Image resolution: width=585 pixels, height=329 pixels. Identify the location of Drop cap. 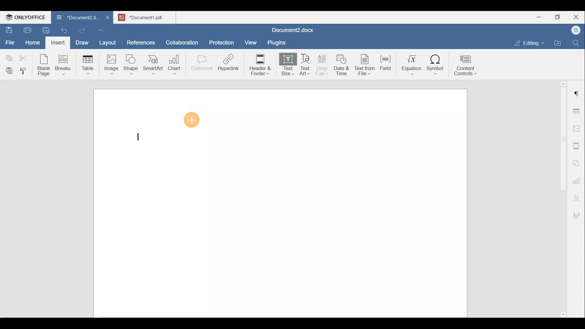
(323, 64).